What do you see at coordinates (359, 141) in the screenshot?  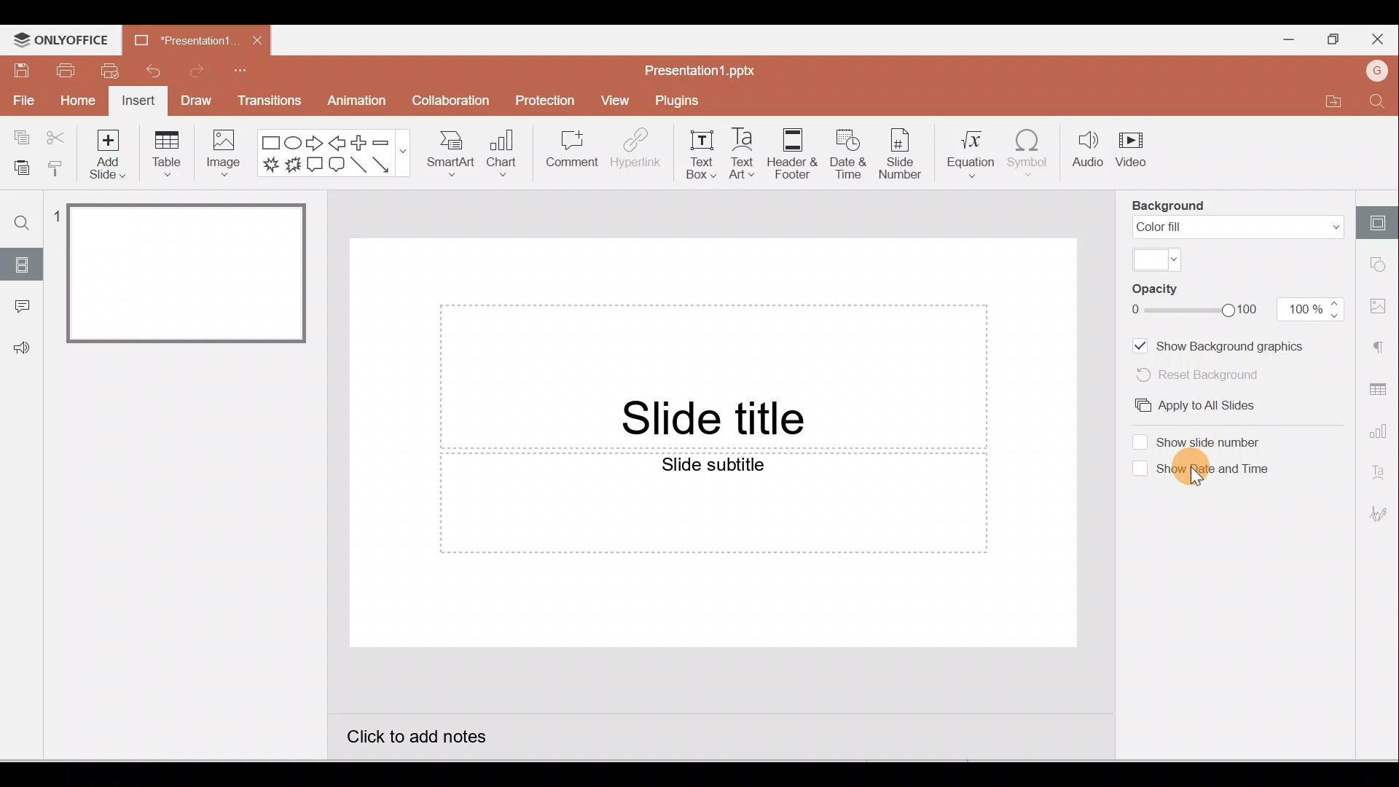 I see `Plus` at bounding box center [359, 141].